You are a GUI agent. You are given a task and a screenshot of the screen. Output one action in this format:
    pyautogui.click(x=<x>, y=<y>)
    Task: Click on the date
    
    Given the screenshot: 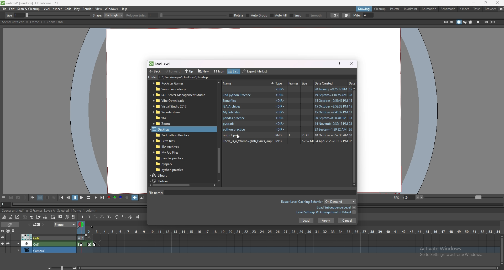 What is the action you would take?
    pyautogui.click(x=352, y=83)
    